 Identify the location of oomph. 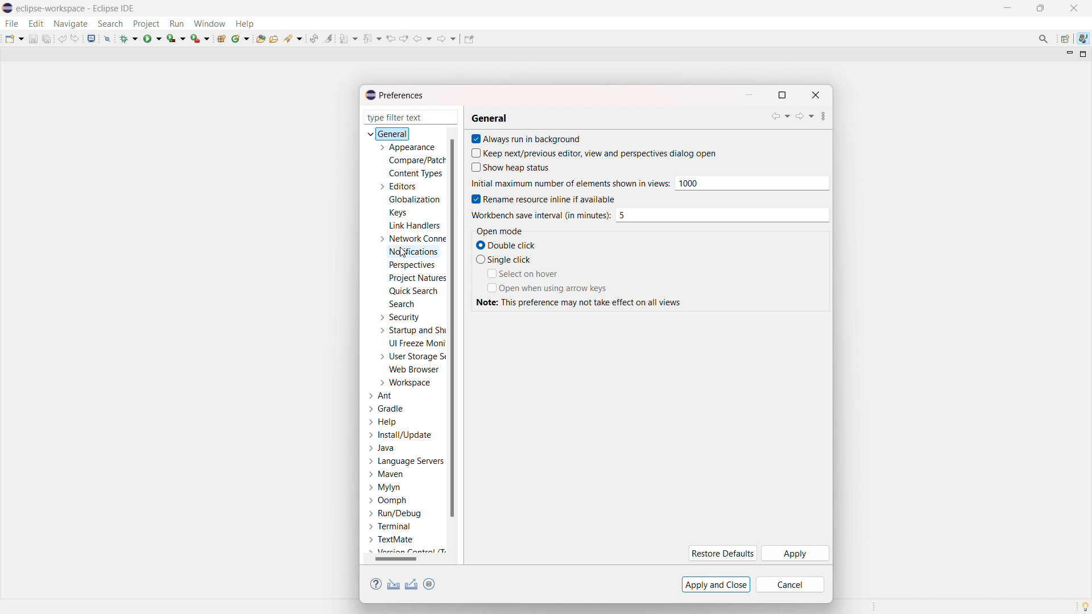
(387, 501).